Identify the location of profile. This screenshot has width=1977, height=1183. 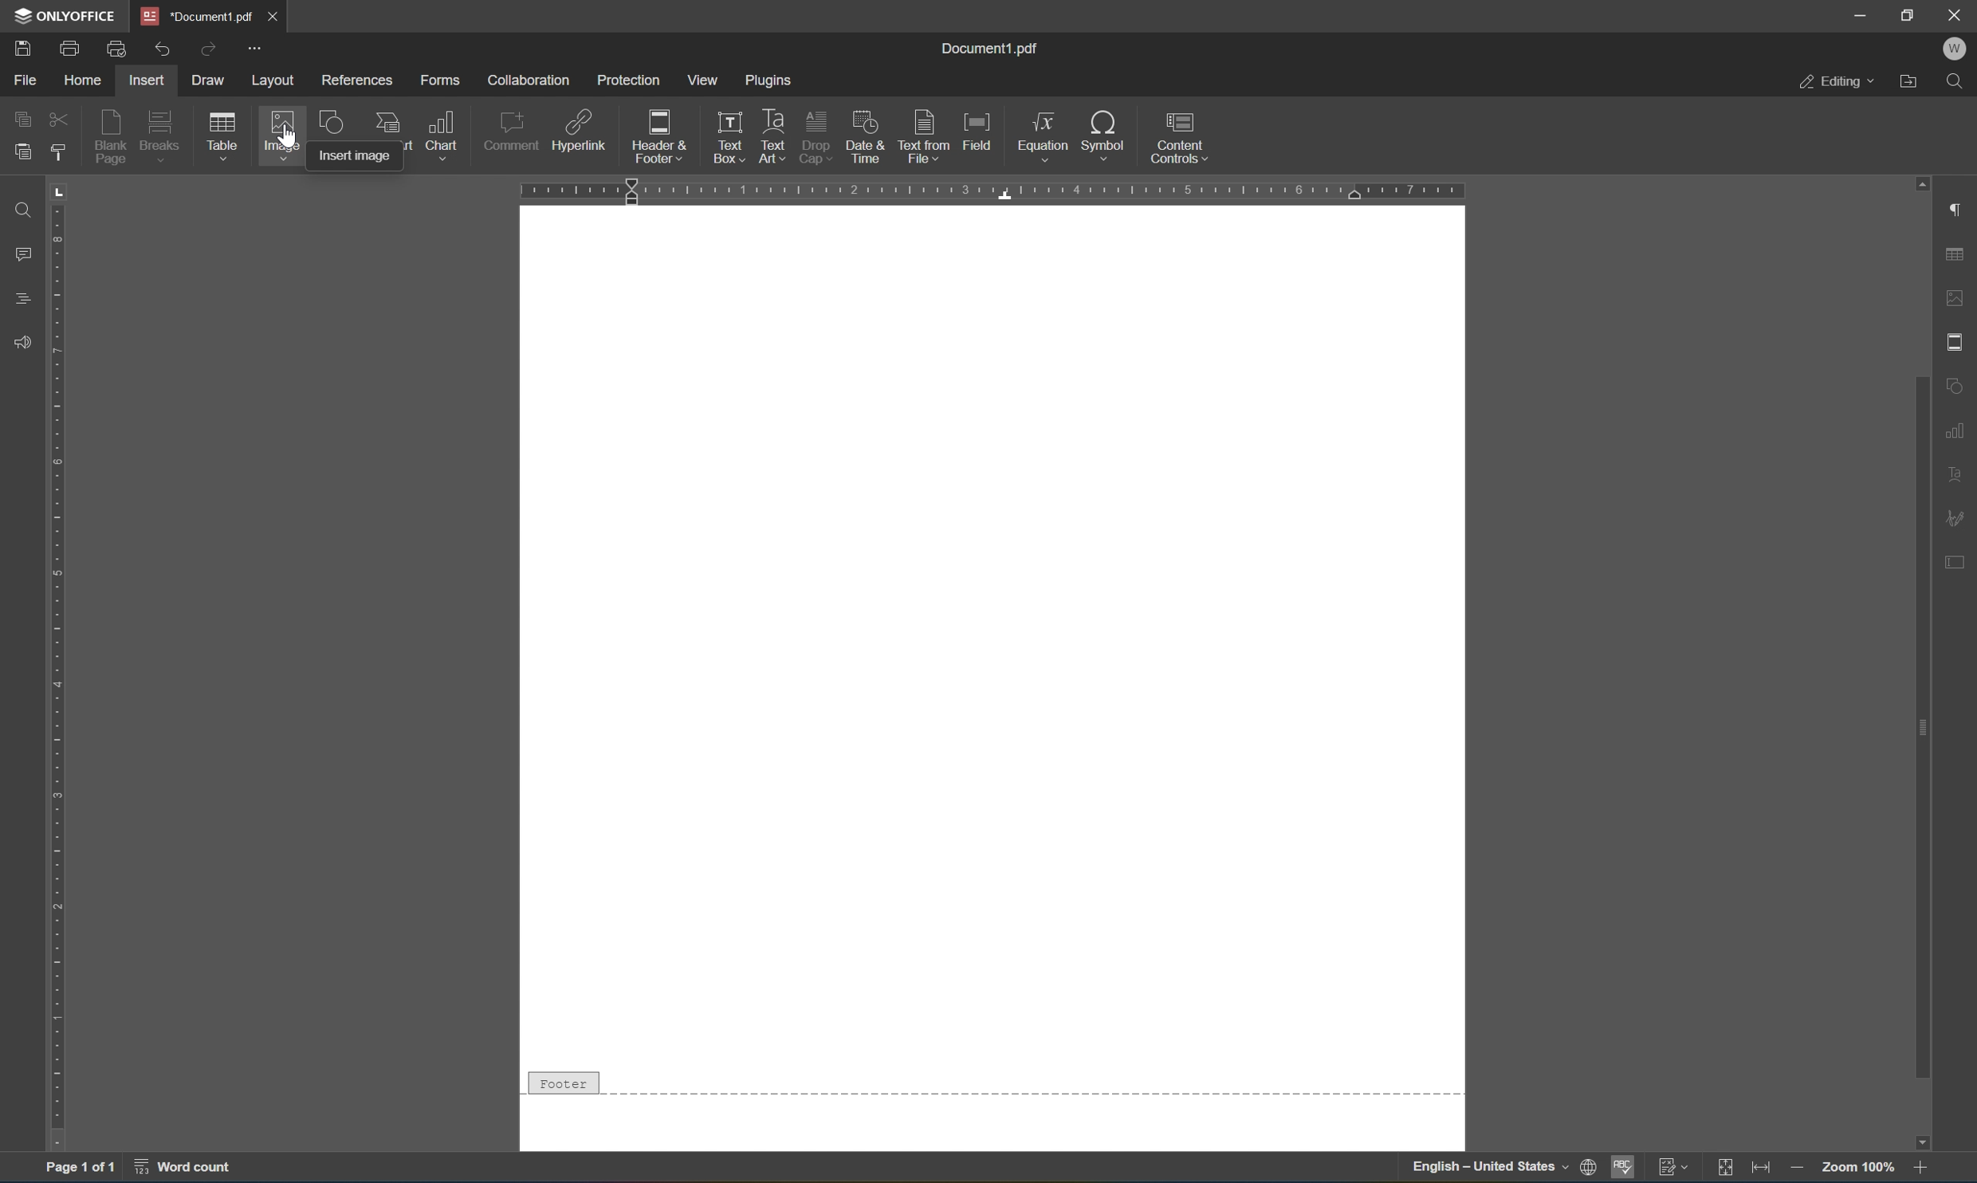
(1959, 50).